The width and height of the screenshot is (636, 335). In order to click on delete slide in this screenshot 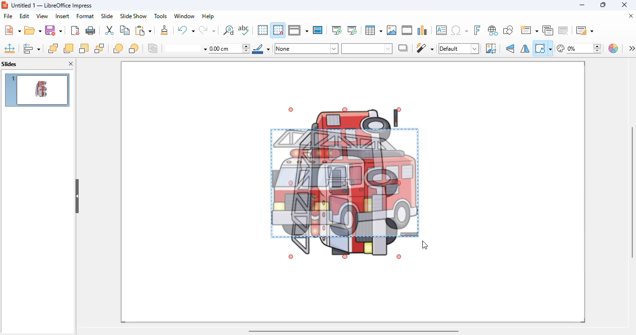, I will do `click(563, 30)`.